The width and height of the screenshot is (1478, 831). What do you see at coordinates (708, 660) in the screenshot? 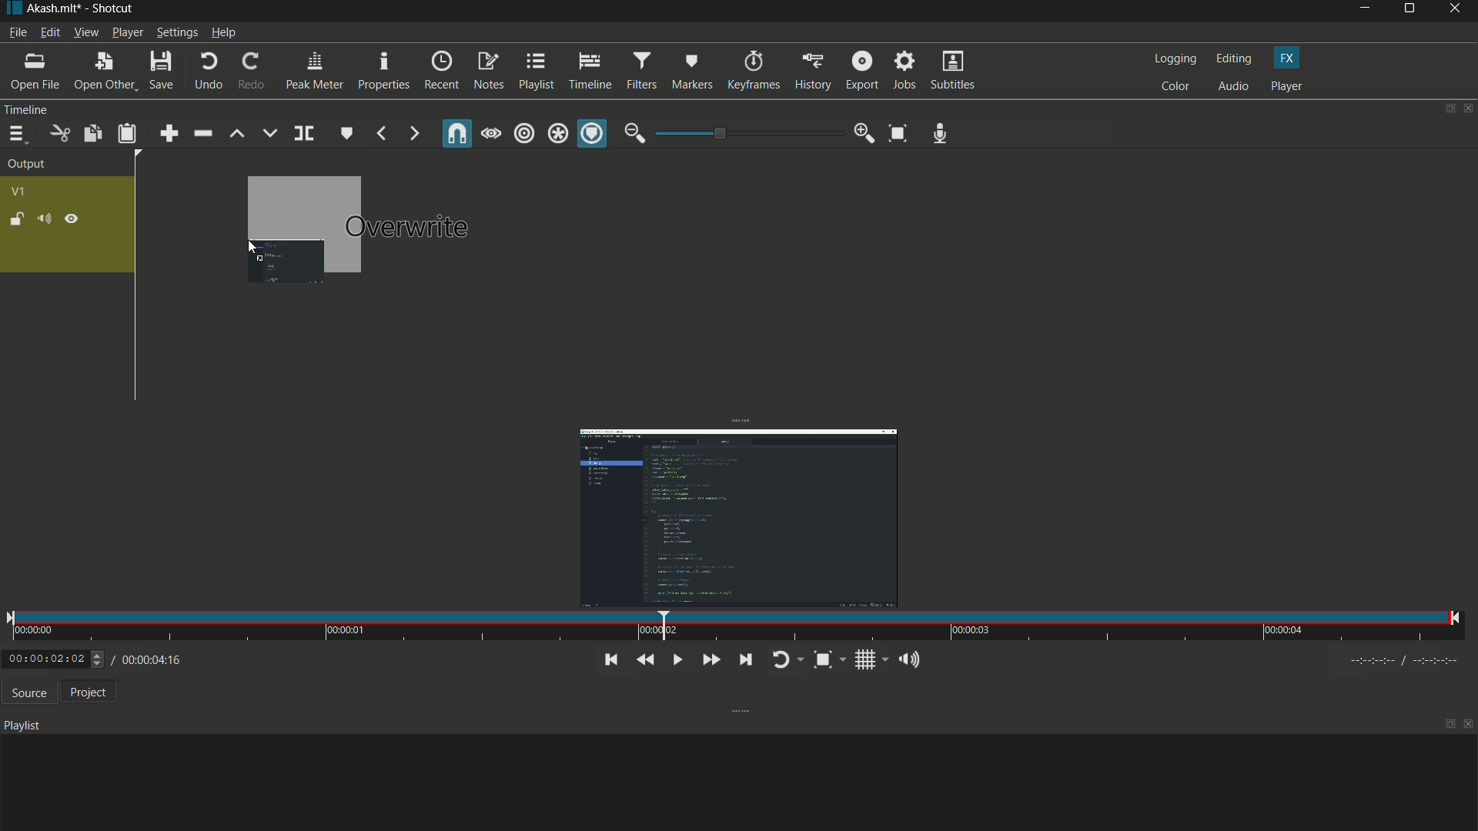
I see `quickly play forward` at bounding box center [708, 660].